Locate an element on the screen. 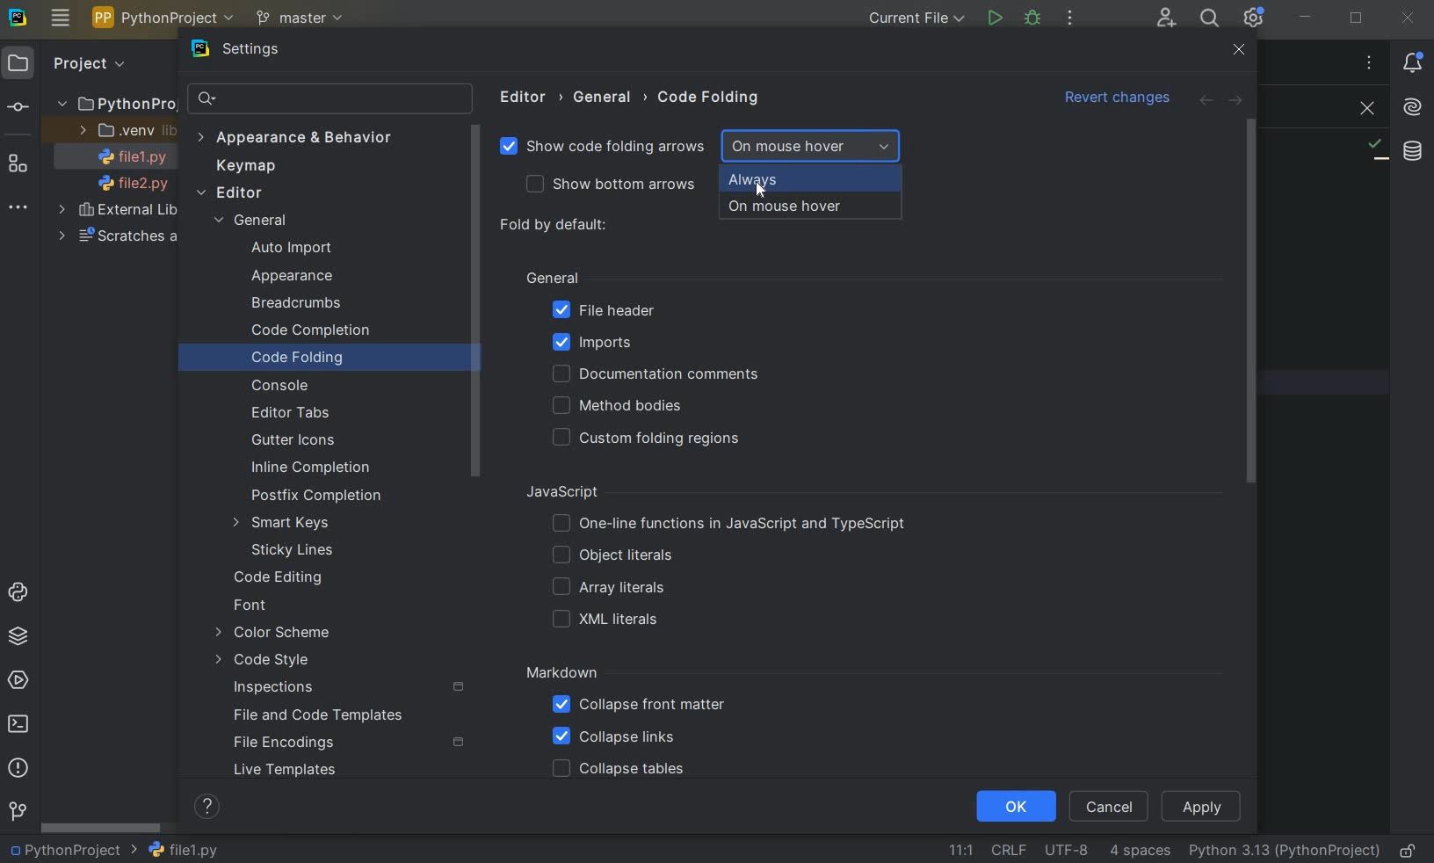 This screenshot has height=863, width=1434. OBJECT LITERALS is located at coordinates (609, 556).